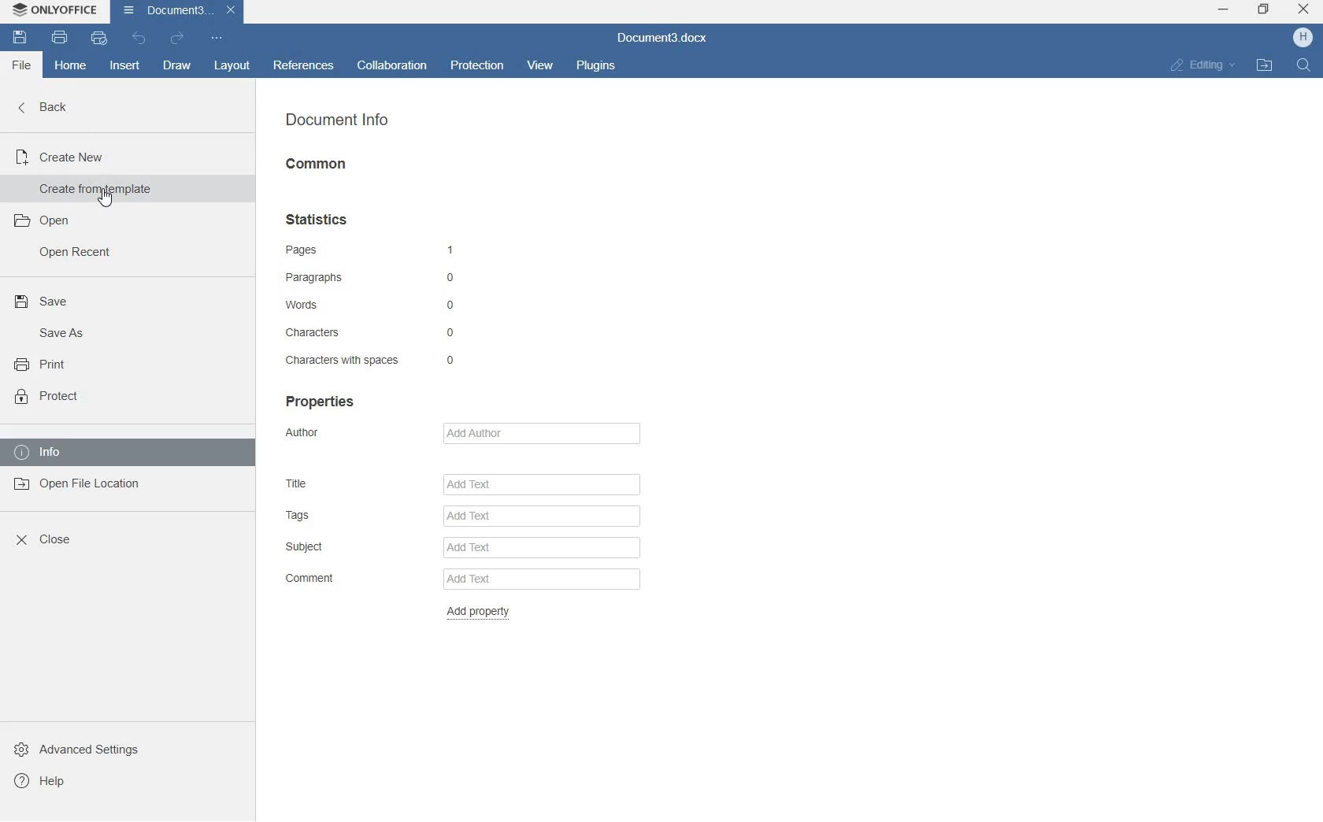  Describe the element at coordinates (90, 485) in the screenshot. I see `open file location` at that location.